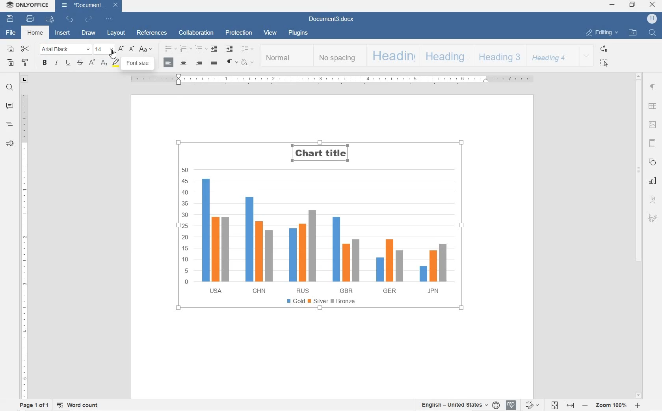 The height and width of the screenshot is (411, 662). I want to click on BOLD, so click(45, 63).